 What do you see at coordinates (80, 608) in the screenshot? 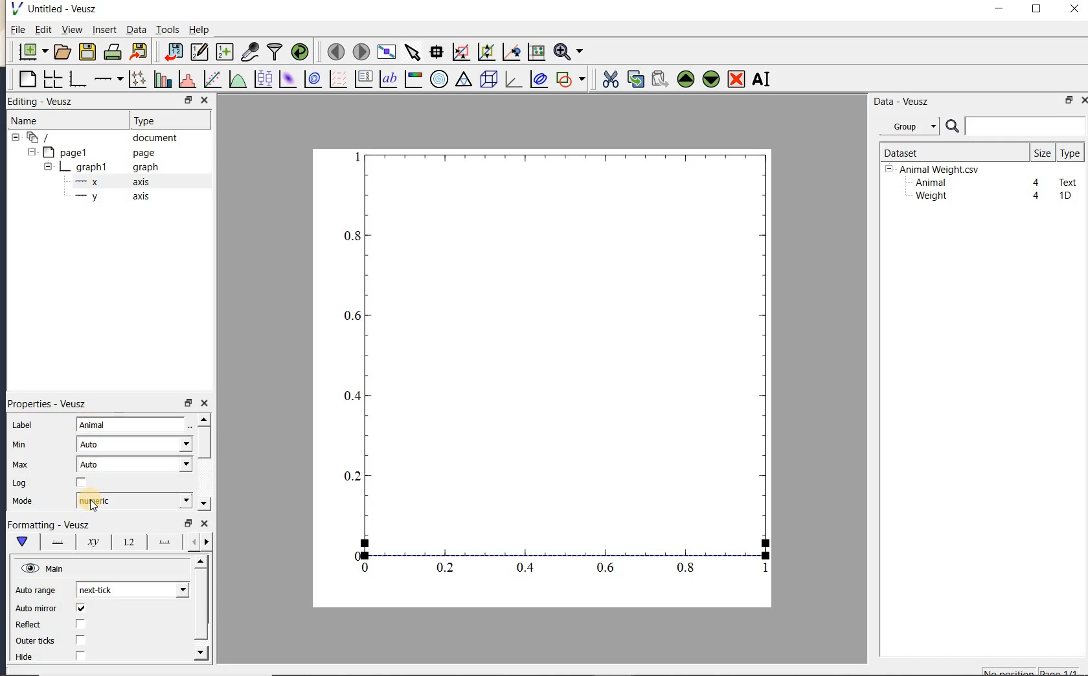
I see `check/uncheck` at bounding box center [80, 608].